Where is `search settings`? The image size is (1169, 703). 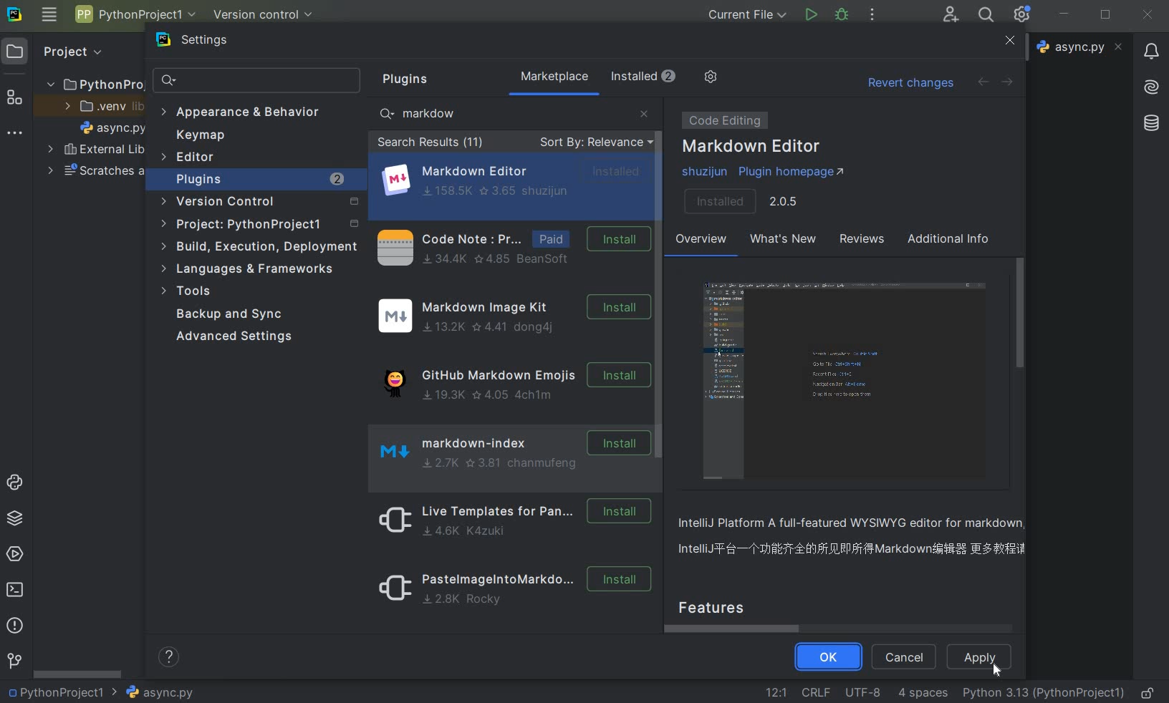
search settings is located at coordinates (258, 81).